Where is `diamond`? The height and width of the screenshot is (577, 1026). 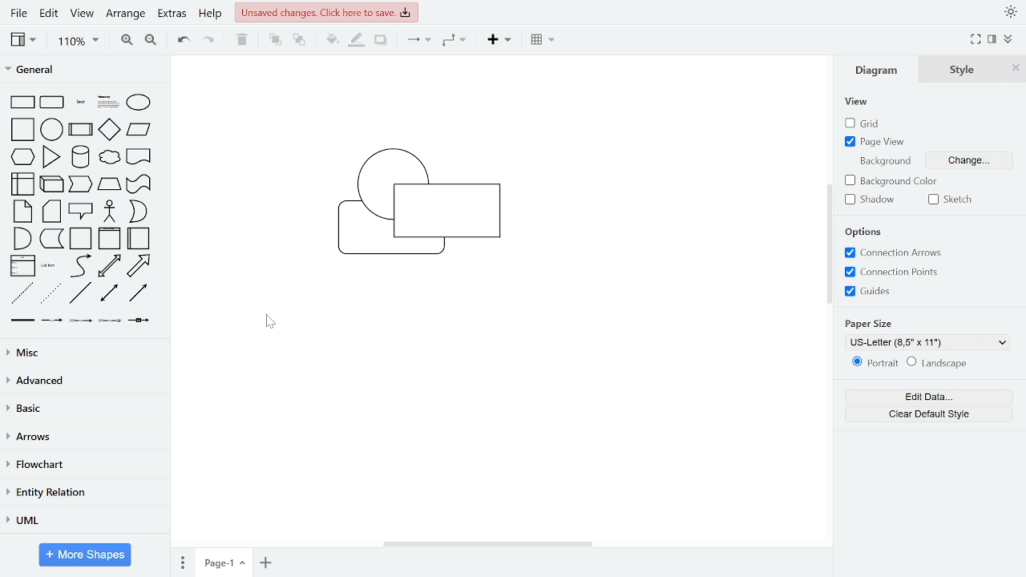
diamond is located at coordinates (109, 130).